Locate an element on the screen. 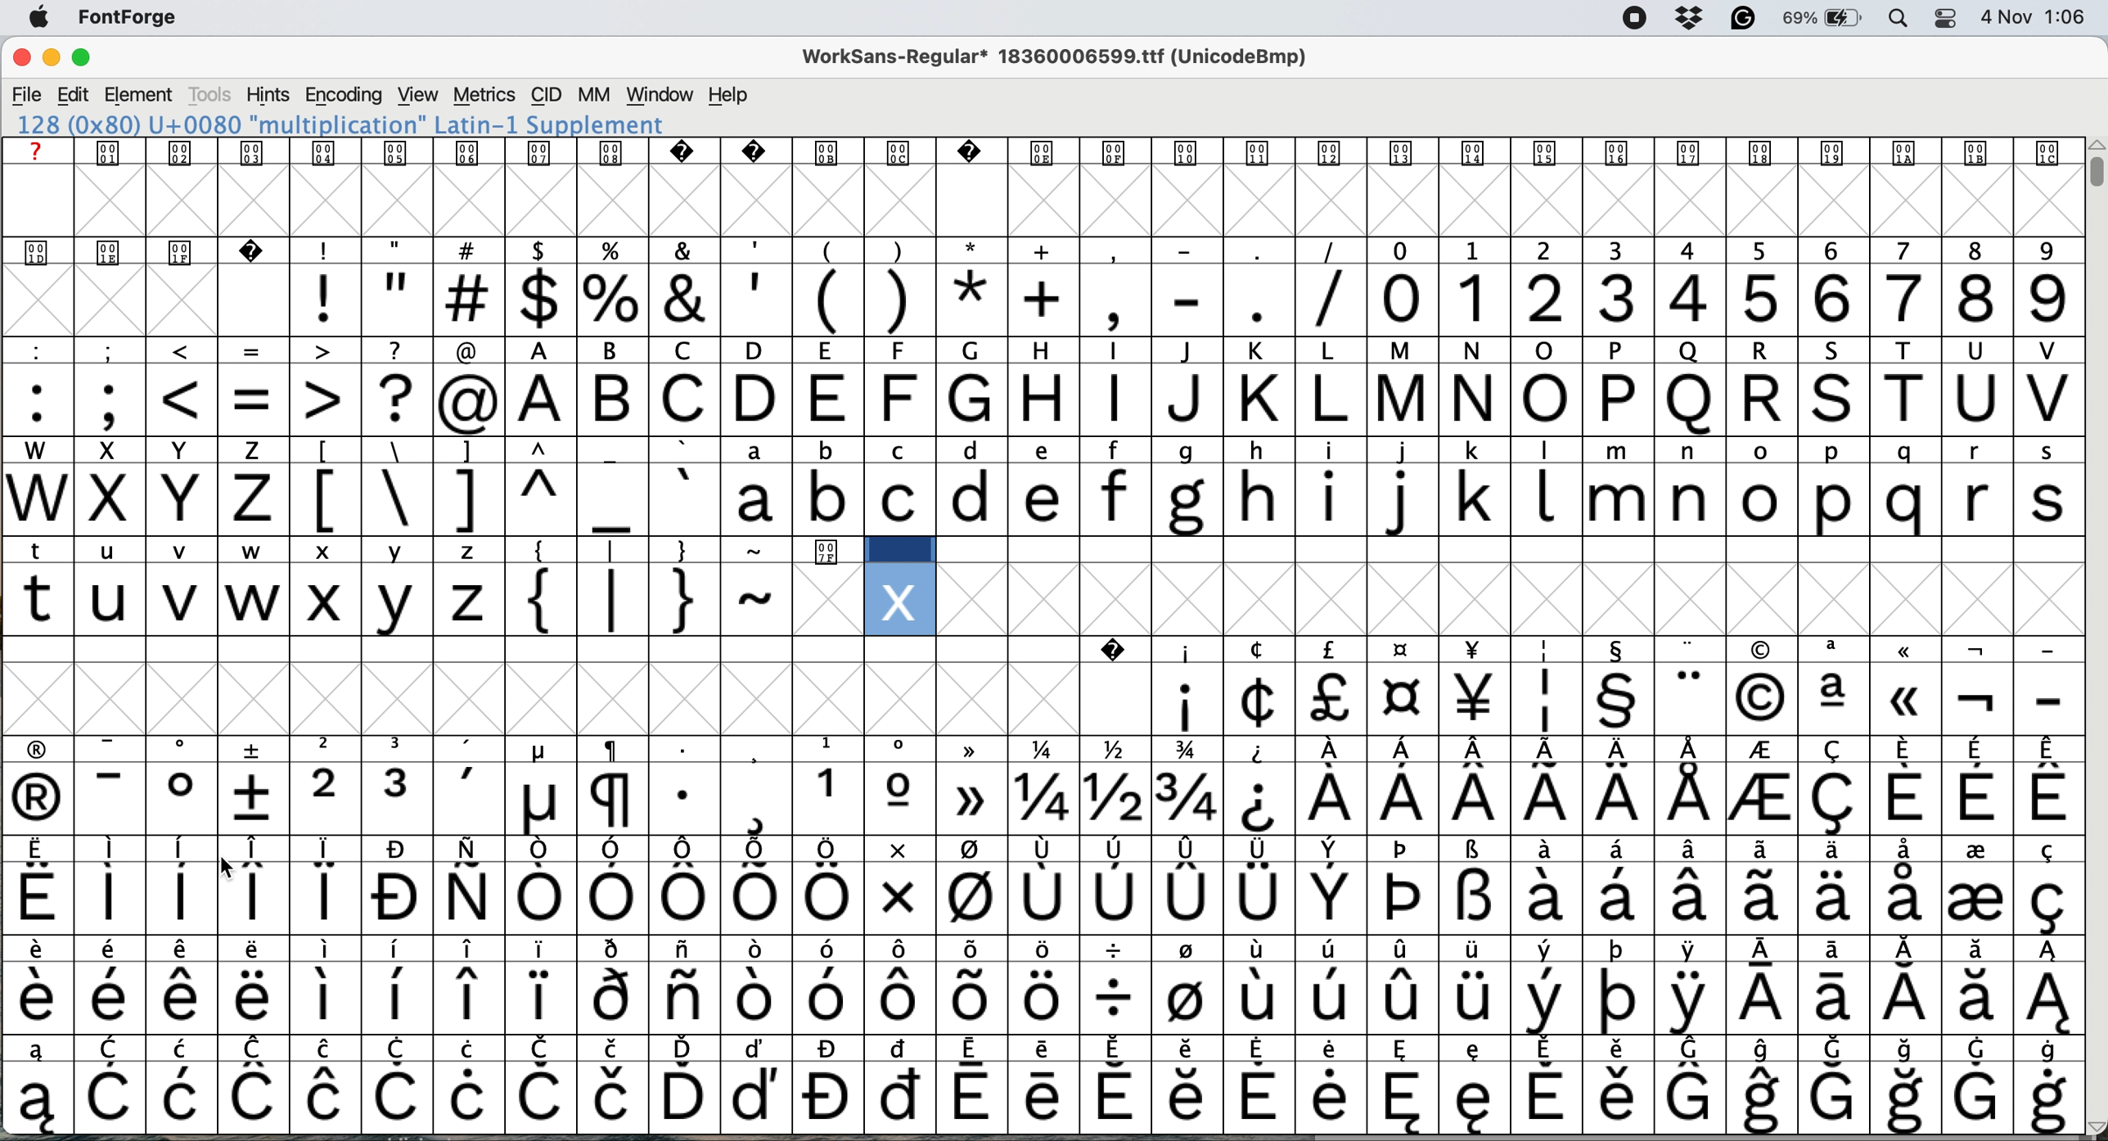 This screenshot has width=2108, height=1141. minimise is located at coordinates (49, 60).